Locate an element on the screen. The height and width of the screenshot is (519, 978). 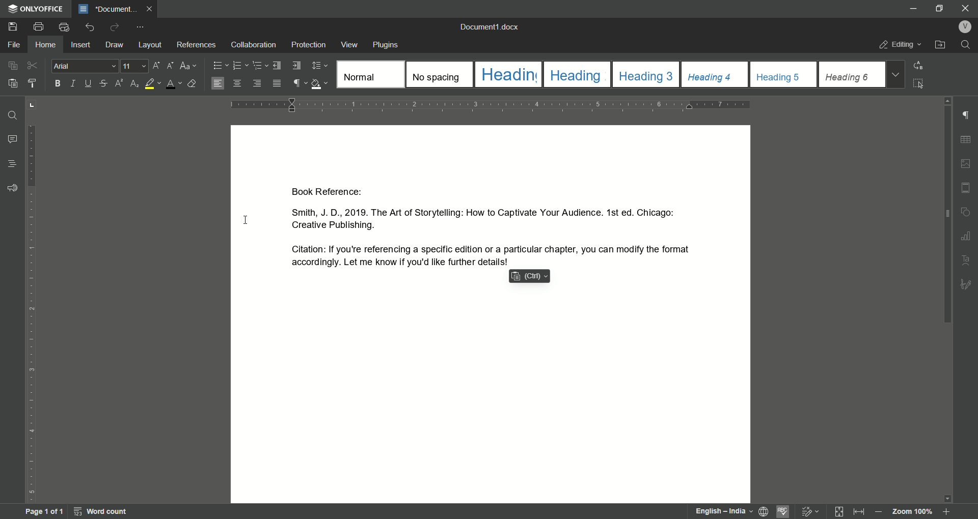
set document language is located at coordinates (764, 511).